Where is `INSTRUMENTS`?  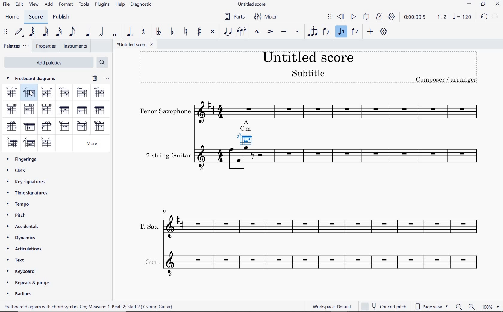
INSTRUMENTS is located at coordinates (76, 46).